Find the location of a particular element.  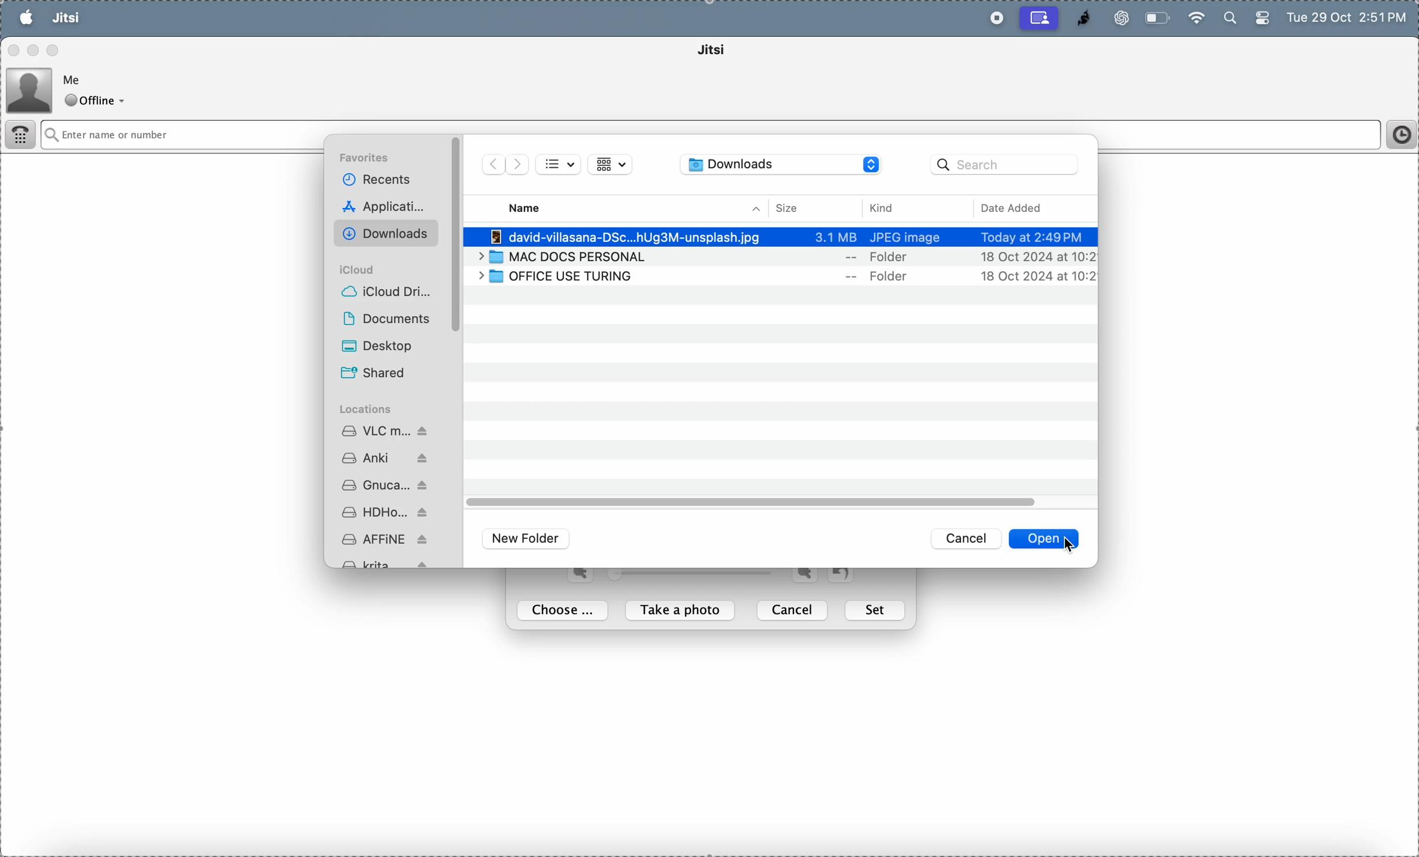

jitsi is located at coordinates (1079, 18).